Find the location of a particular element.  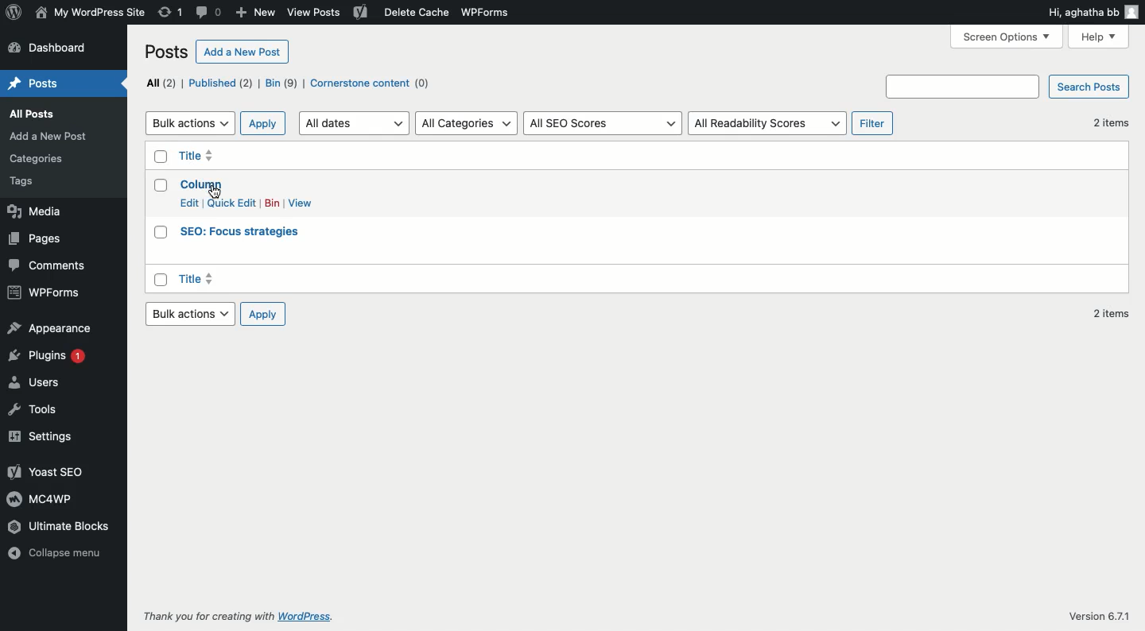

Media is located at coordinates (42, 213).